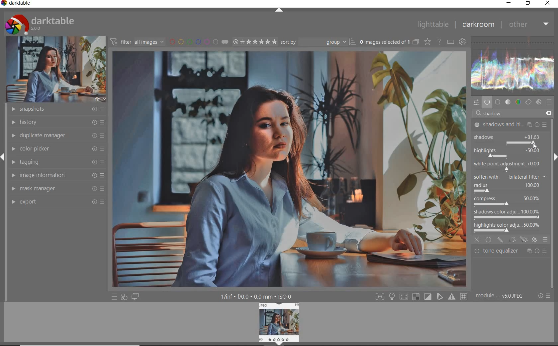  Describe the element at coordinates (137, 41) in the screenshot. I see `filter all images` at that location.